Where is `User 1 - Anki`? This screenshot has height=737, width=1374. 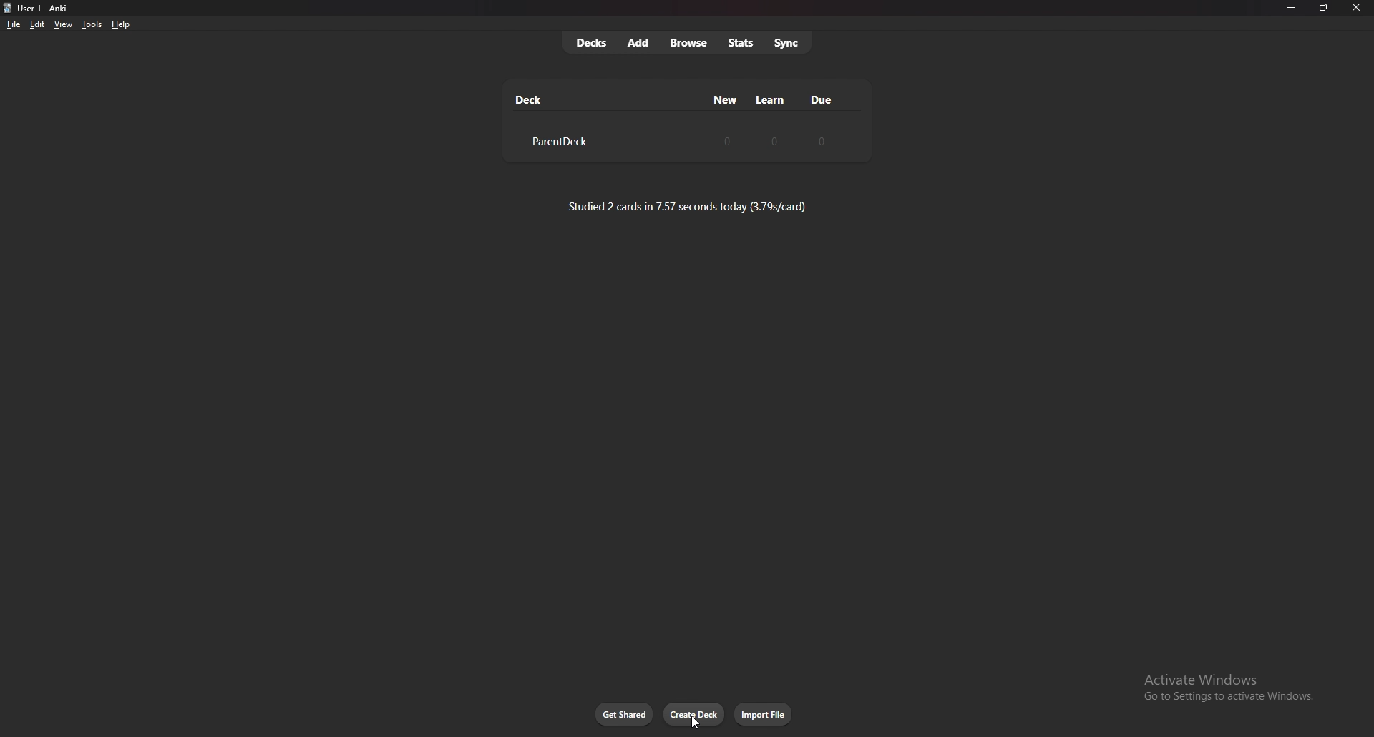 User 1 - Anki is located at coordinates (47, 9).